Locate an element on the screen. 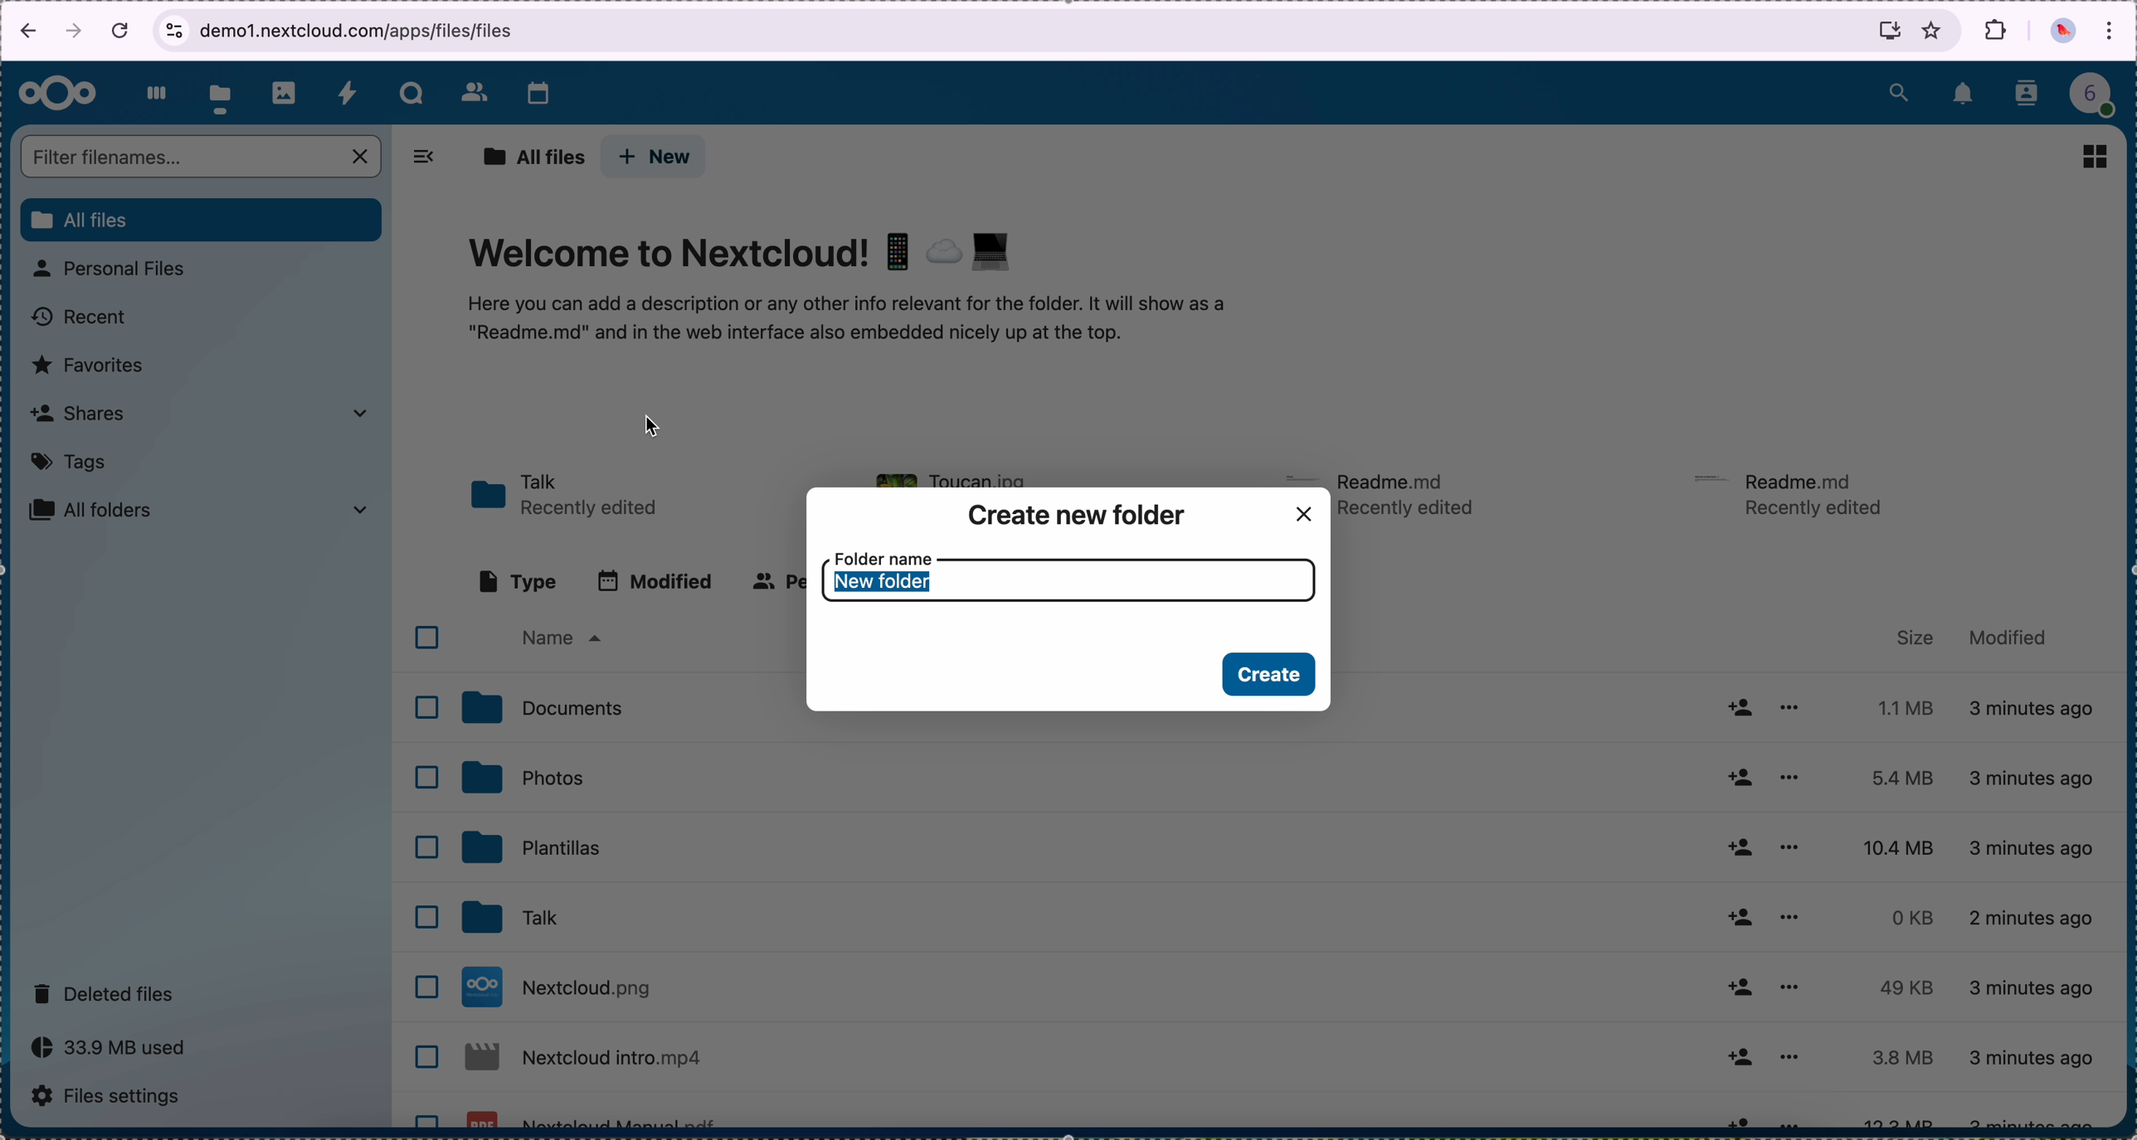 Image resolution: width=2137 pixels, height=1140 pixels. 5.4 MB is located at coordinates (1890, 779).